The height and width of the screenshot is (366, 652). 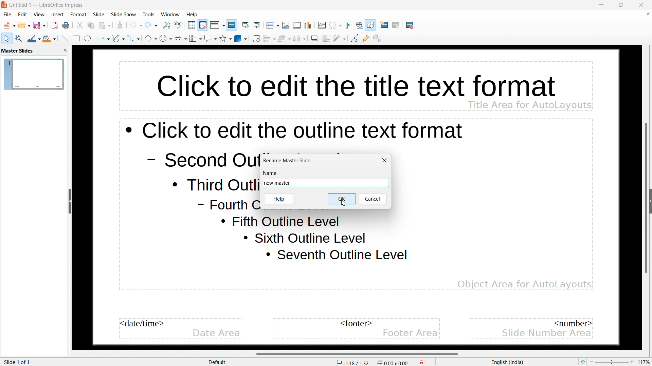 I want to click on curves and polygons, so click(x=119, y=38).